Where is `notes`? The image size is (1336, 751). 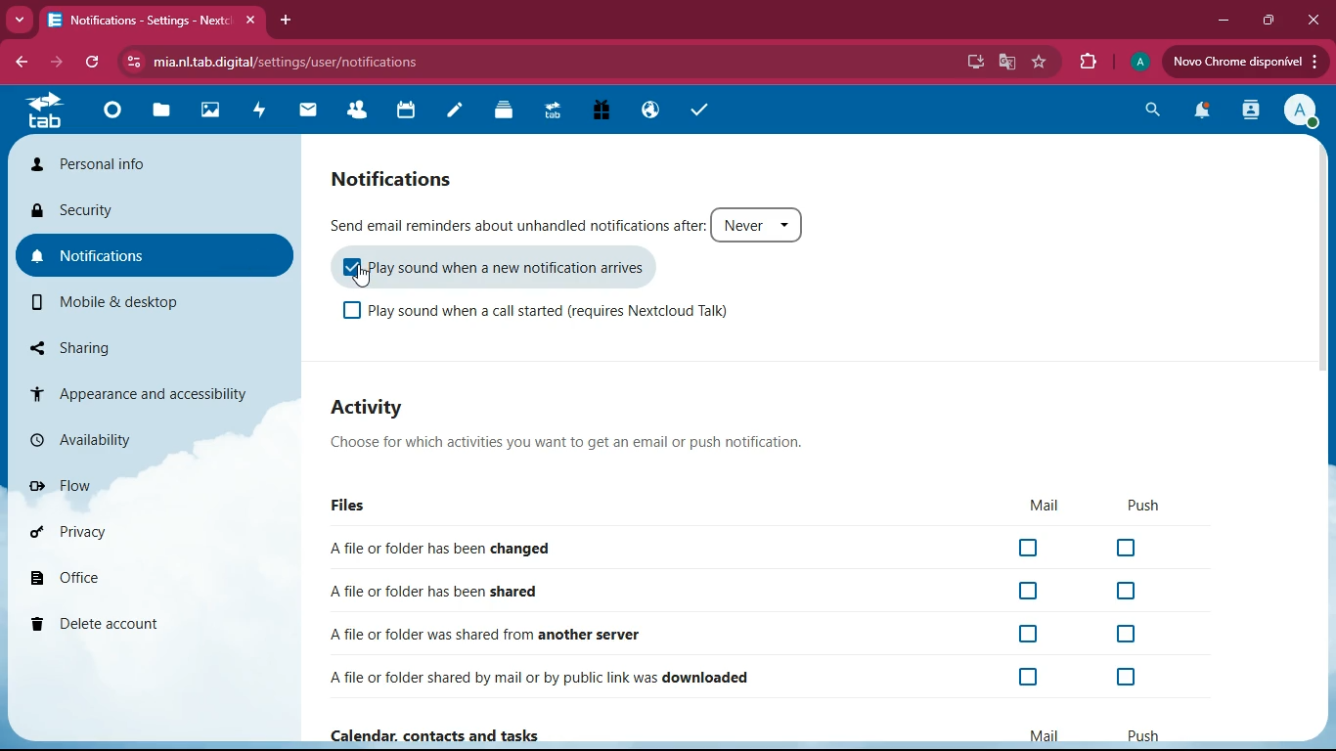
notes is located at coordinates (461, 112).